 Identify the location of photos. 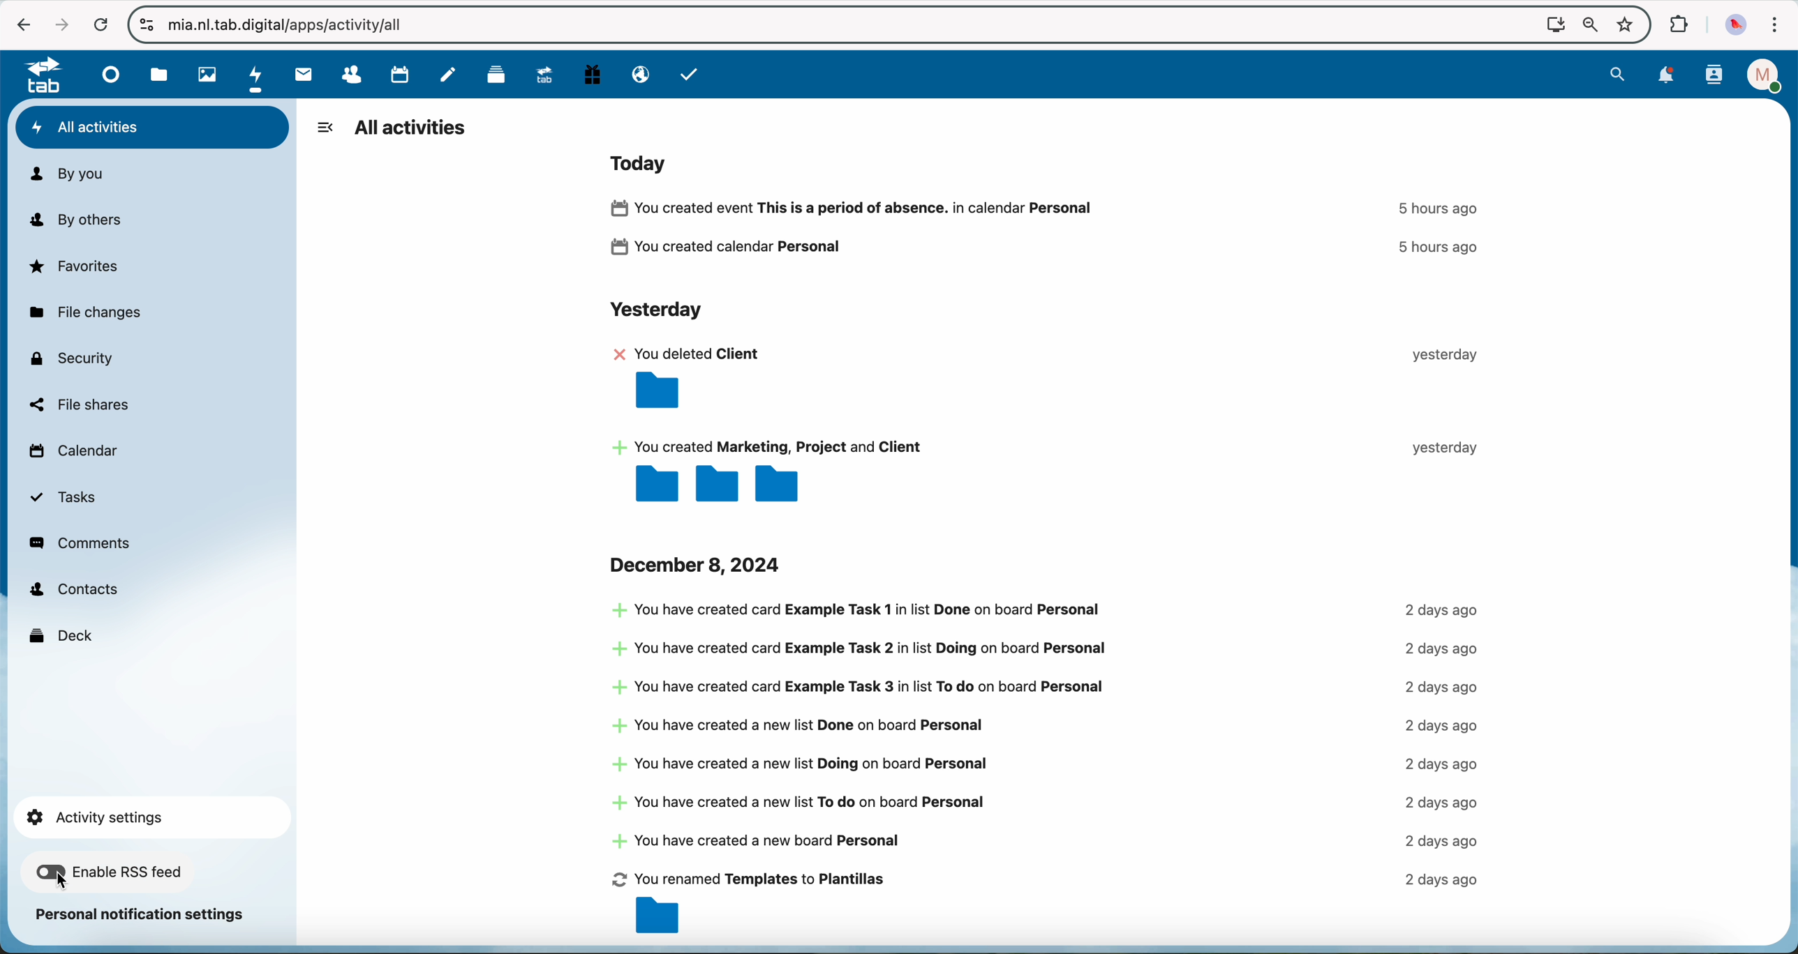
(203, 74).